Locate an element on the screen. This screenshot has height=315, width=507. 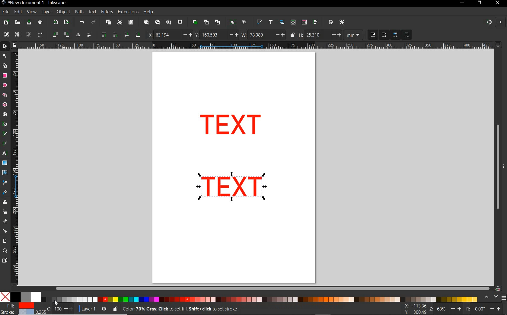
file is located at coordinates (5, 12).